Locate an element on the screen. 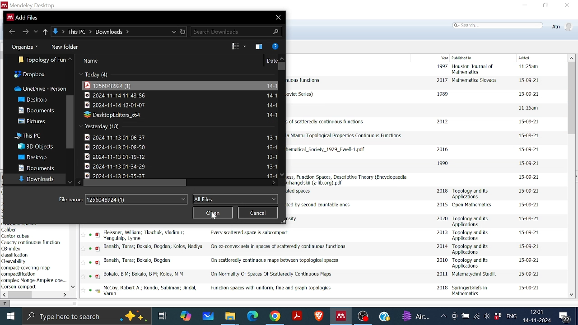 This screenshot has height=325, width=578. date is located at coordinates (528, 219).